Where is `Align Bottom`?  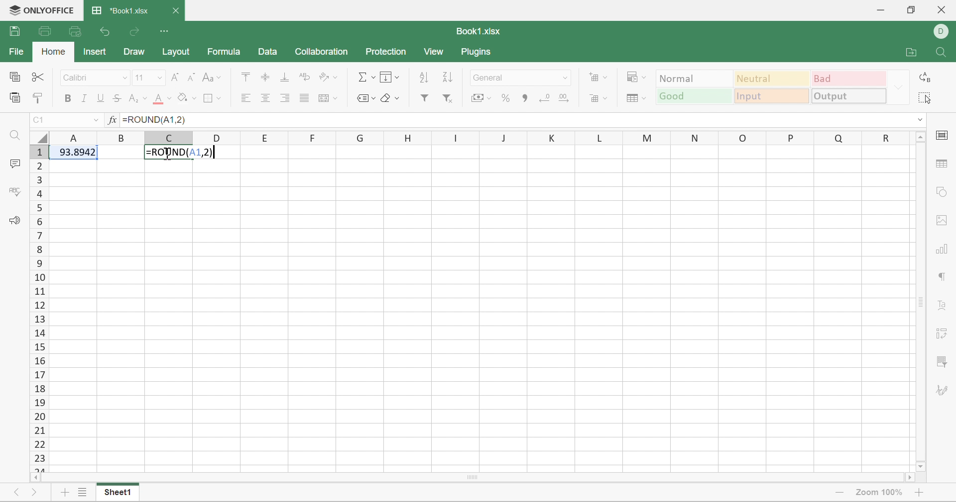
Align Bottom is located at coordinates (284, 77).